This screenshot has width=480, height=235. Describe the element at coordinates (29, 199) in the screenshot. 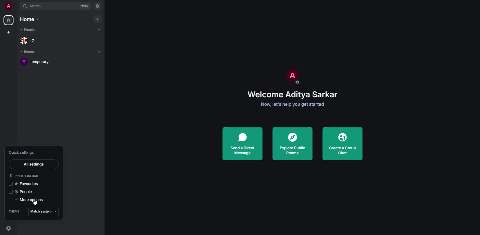

I see `more options` at that location.